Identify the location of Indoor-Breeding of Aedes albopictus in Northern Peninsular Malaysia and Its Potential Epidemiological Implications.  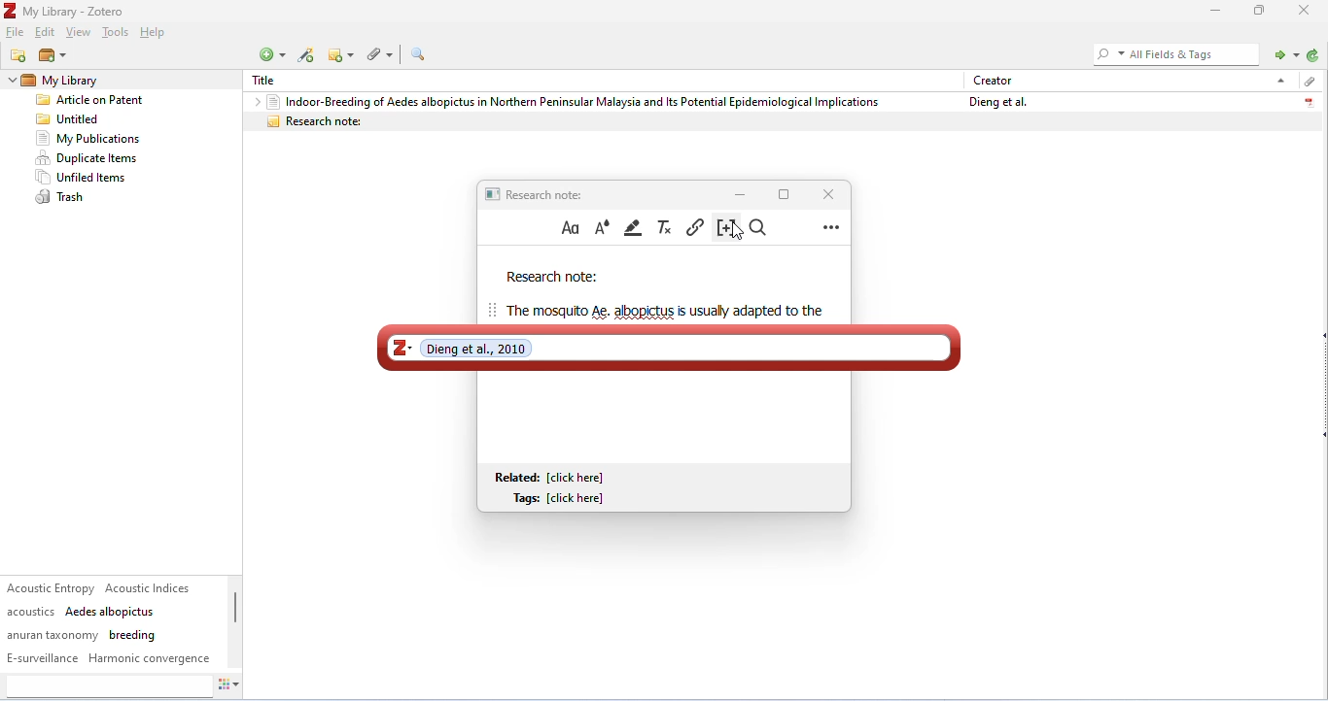
(573, 101).